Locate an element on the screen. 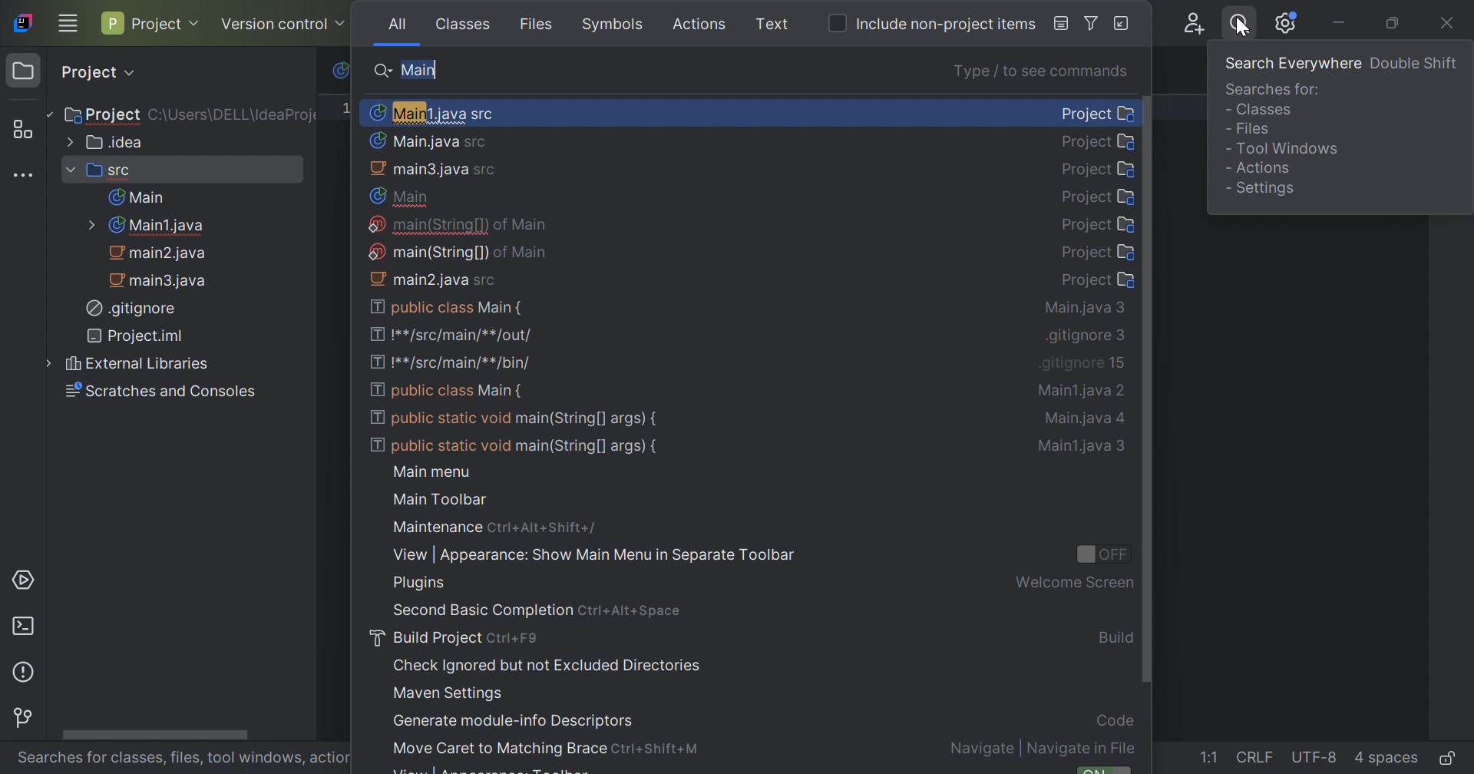 The image size is (1474, 774). Search everywhere is located at coordinates (1235, 28).